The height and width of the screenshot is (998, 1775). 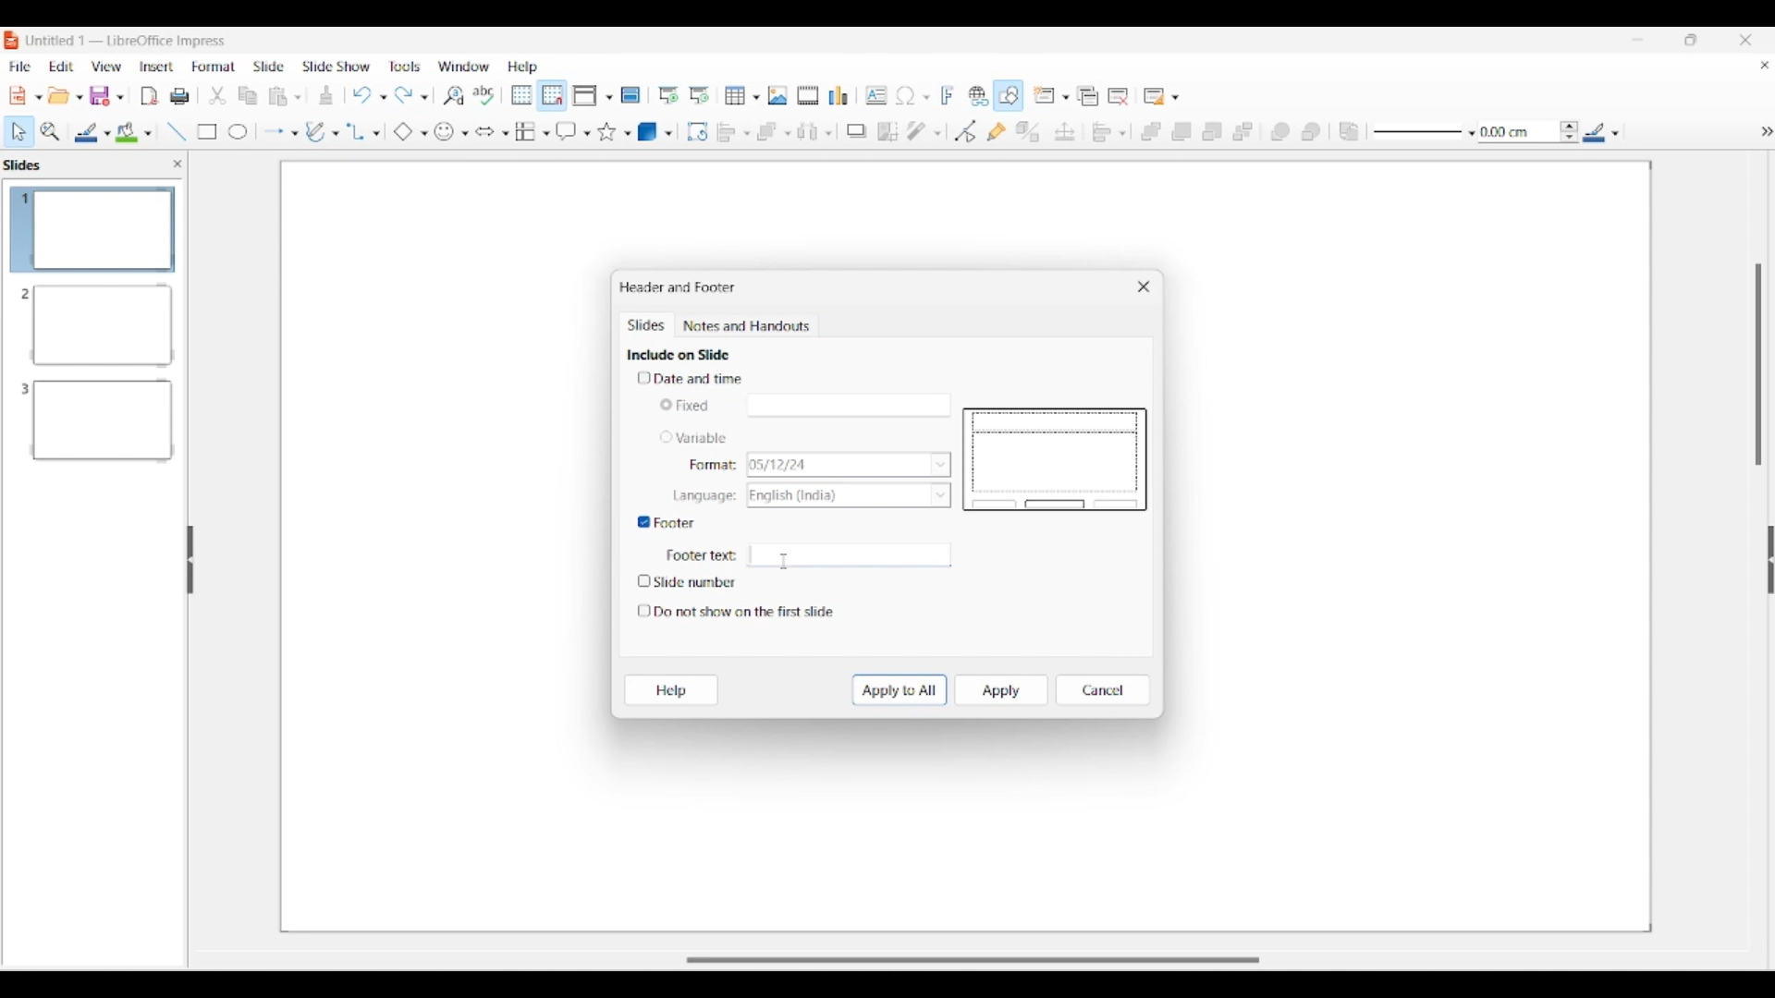 I want to click on Align objects, so click(x=1108, y=132).